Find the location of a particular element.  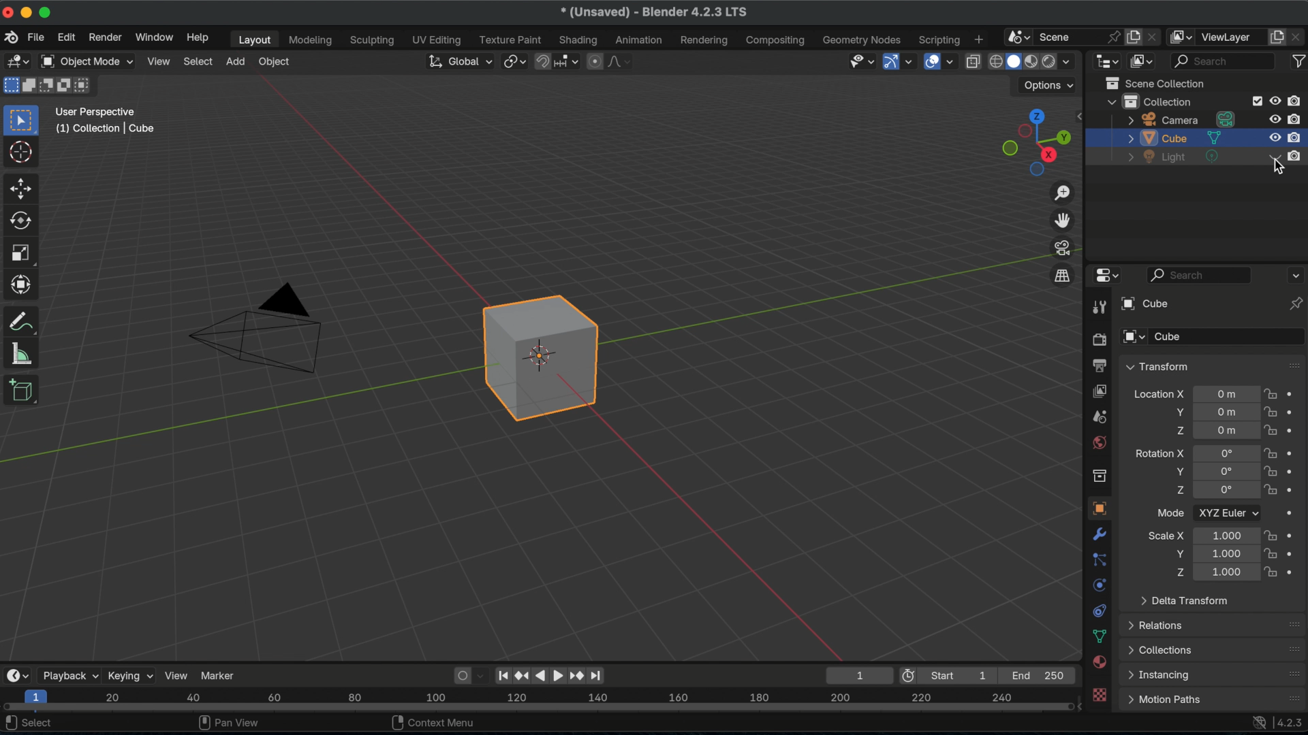

edit is located at coordinates (64, 37).